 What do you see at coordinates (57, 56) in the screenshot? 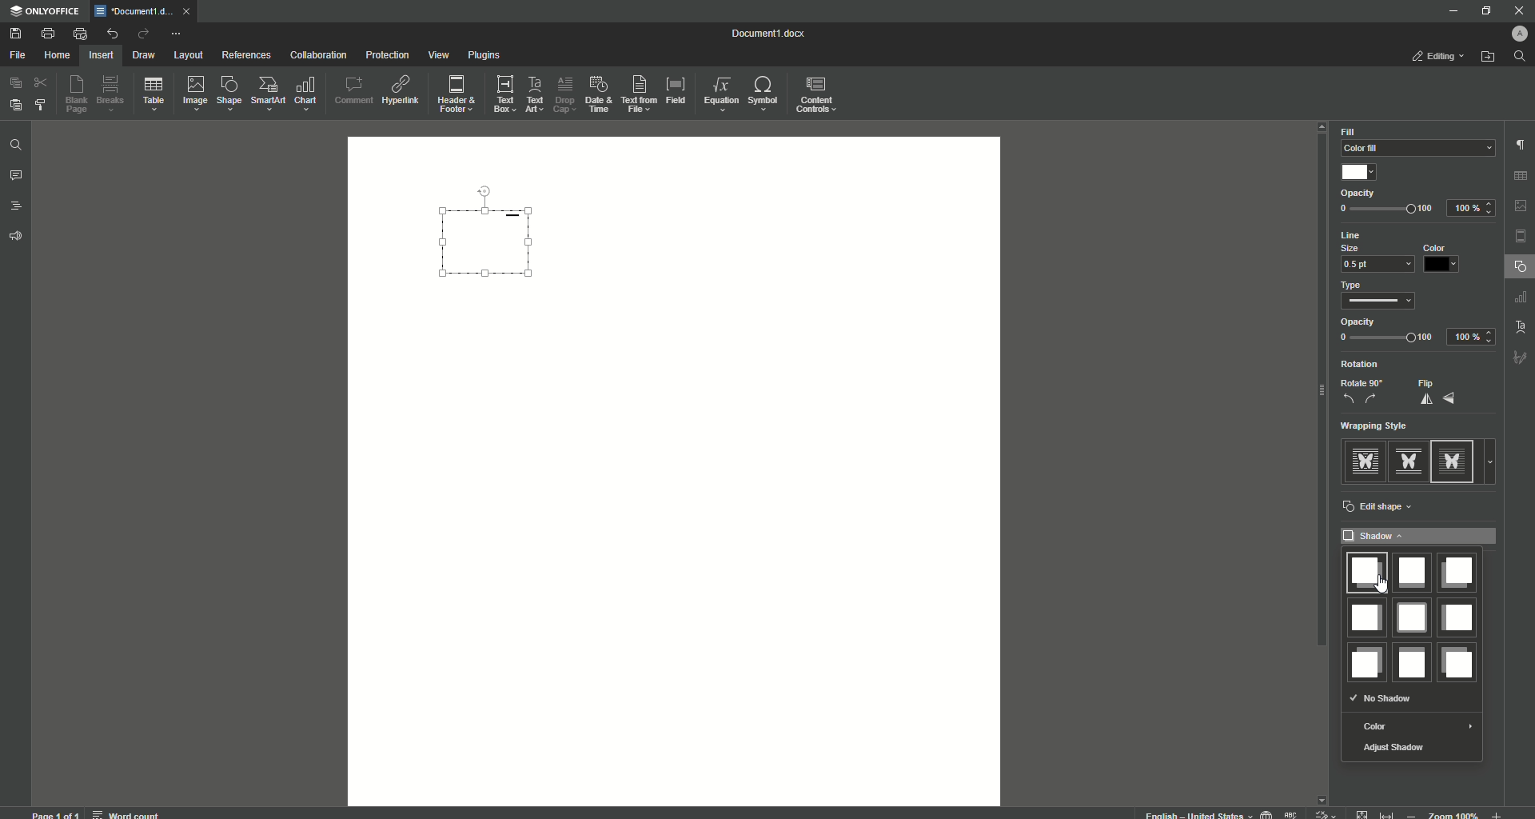
I see `Home` at bounding box center [57, 56].